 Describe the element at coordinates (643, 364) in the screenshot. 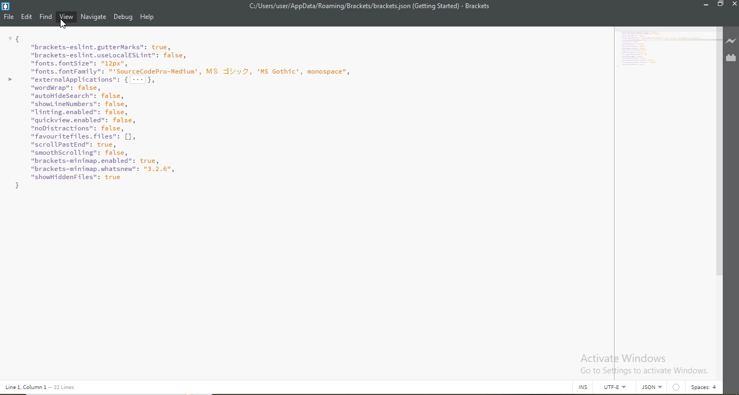

I see `Activate Windows` at that location.